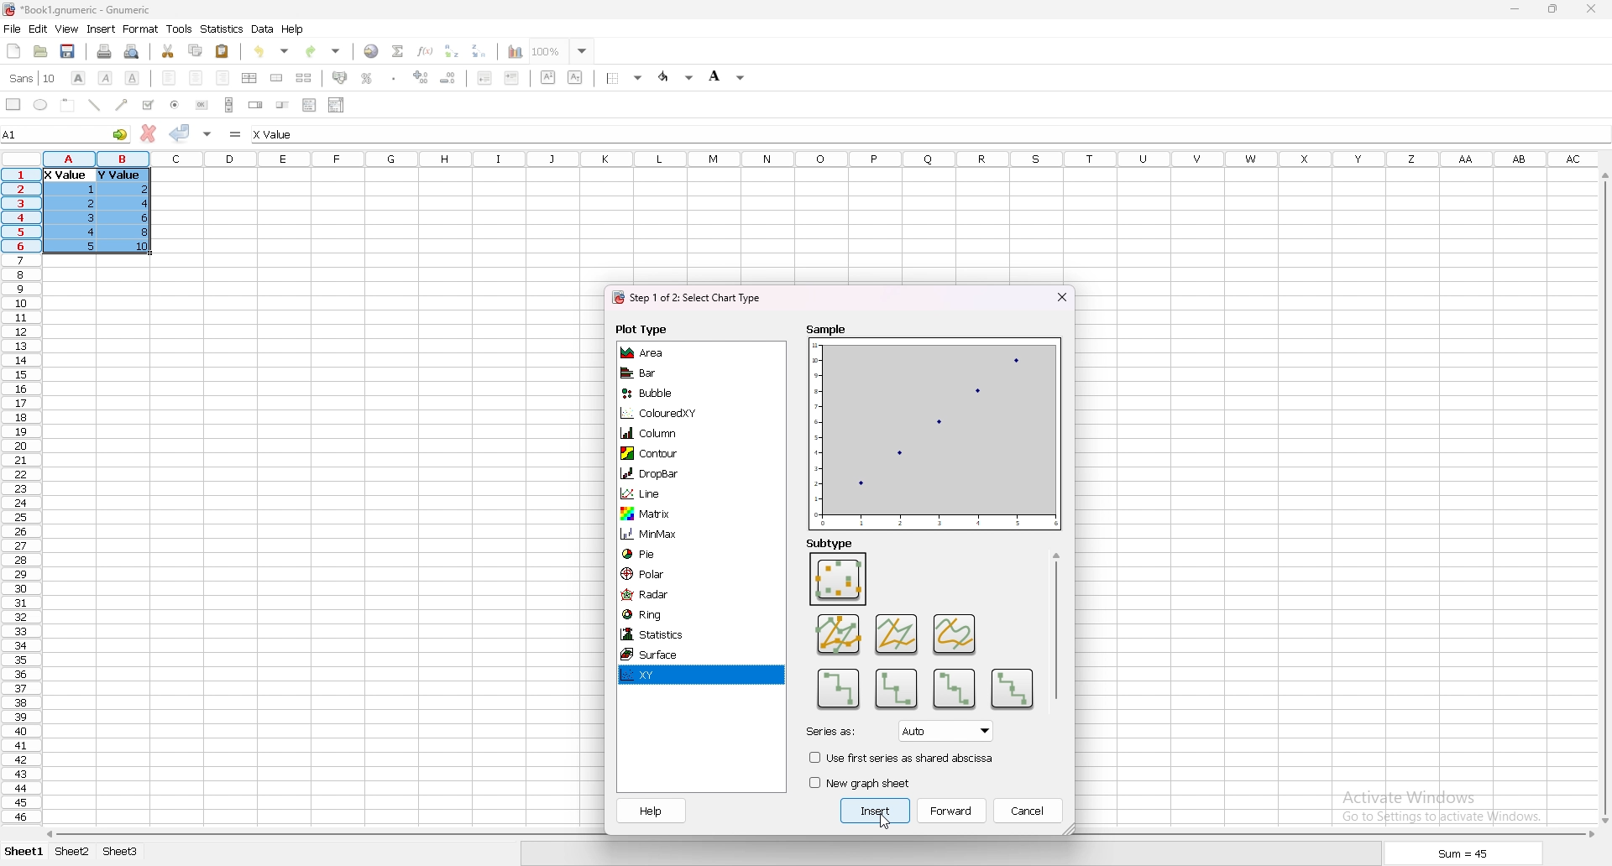 The width and height of the screenshot is (1612, 866). I want to click on subtype, so click(838, 579).